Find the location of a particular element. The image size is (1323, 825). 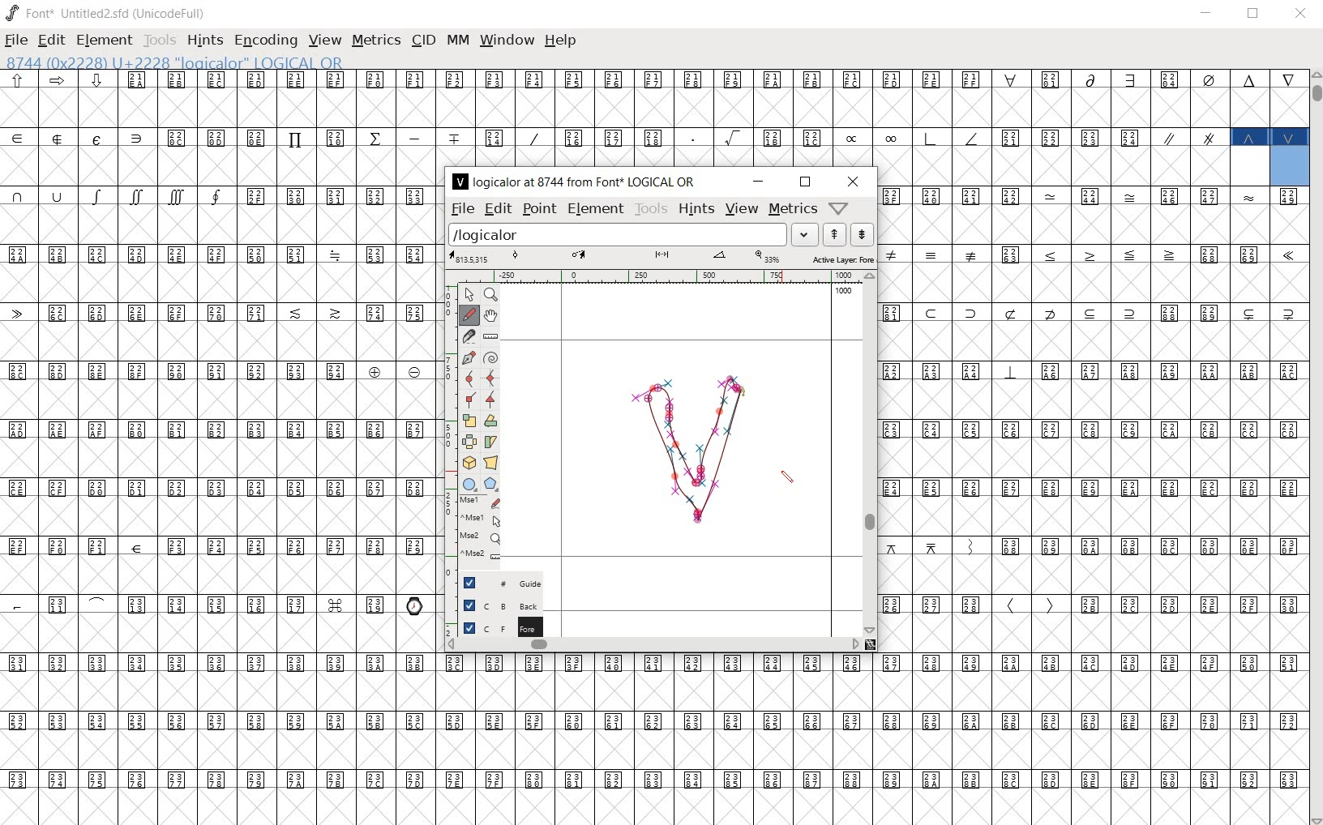

tools is located at coordinates (159, 41).